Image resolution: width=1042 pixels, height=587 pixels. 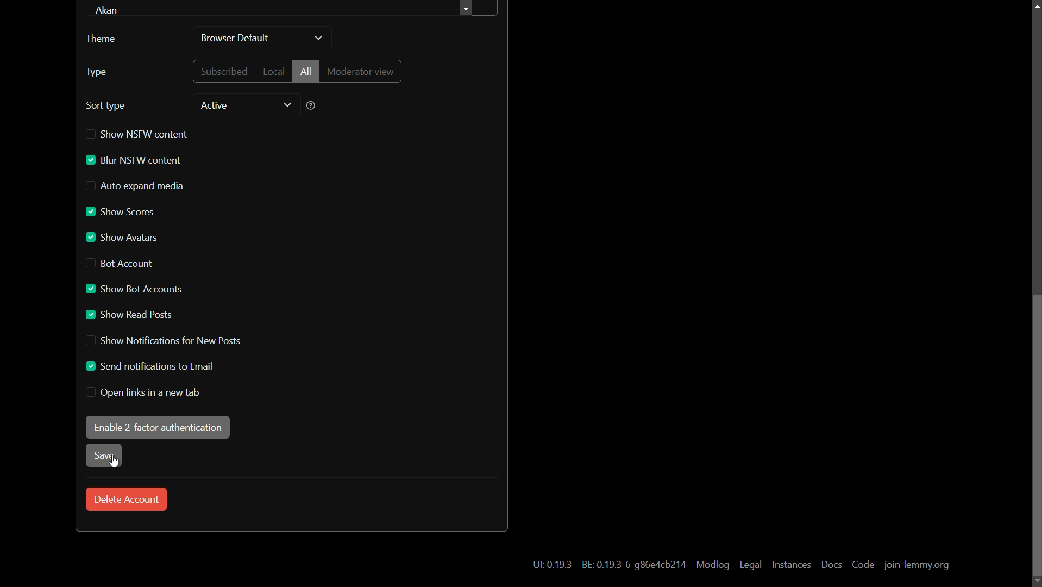 What do you see at coordinates (158, 428) in the screenshot?
I see `enable 2 factor authentication` at bounding box center [158, 428].